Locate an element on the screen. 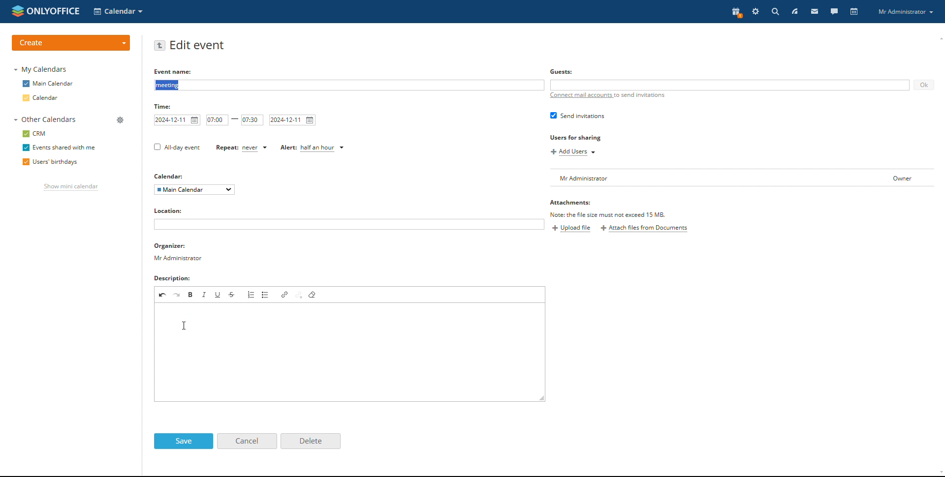 The width and height of the screenshot is (945, 477). add users is located at coordinates (573, 152).